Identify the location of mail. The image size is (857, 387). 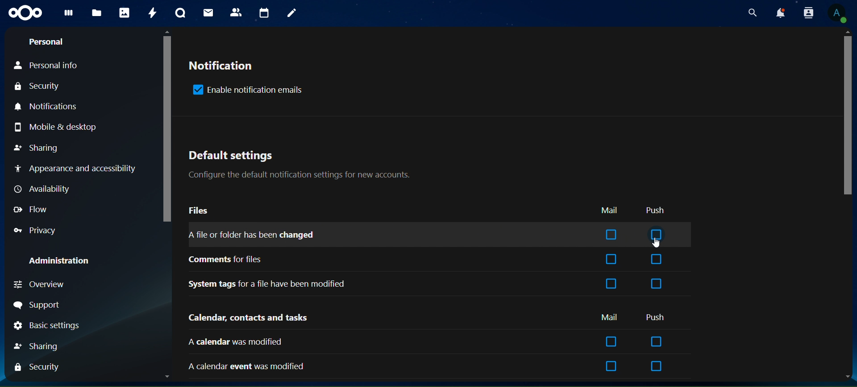
(208, 13).